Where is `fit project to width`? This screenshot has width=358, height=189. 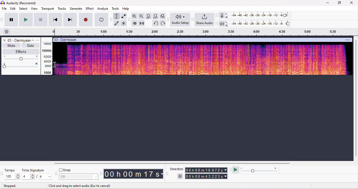 fit project to width is located at coordinates (155, 16).